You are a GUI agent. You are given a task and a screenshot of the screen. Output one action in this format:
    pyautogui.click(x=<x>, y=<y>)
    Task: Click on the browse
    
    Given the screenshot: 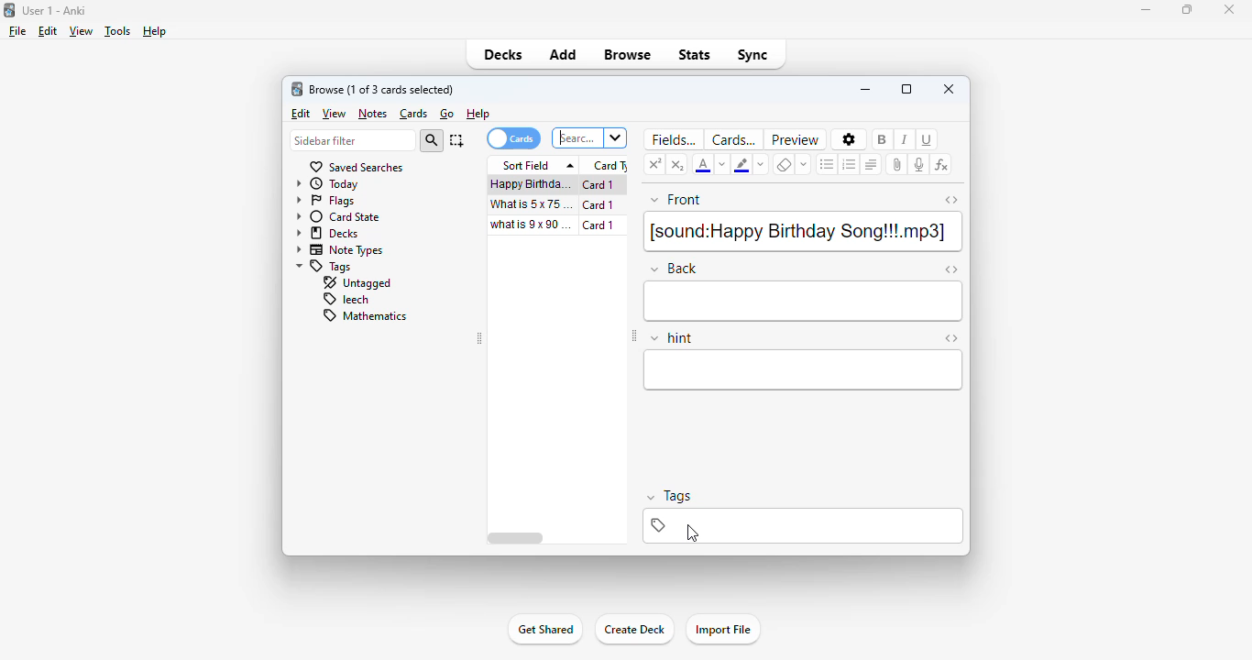 What is the action you would take?
    pyautogui.click(x=627, y=55)
    